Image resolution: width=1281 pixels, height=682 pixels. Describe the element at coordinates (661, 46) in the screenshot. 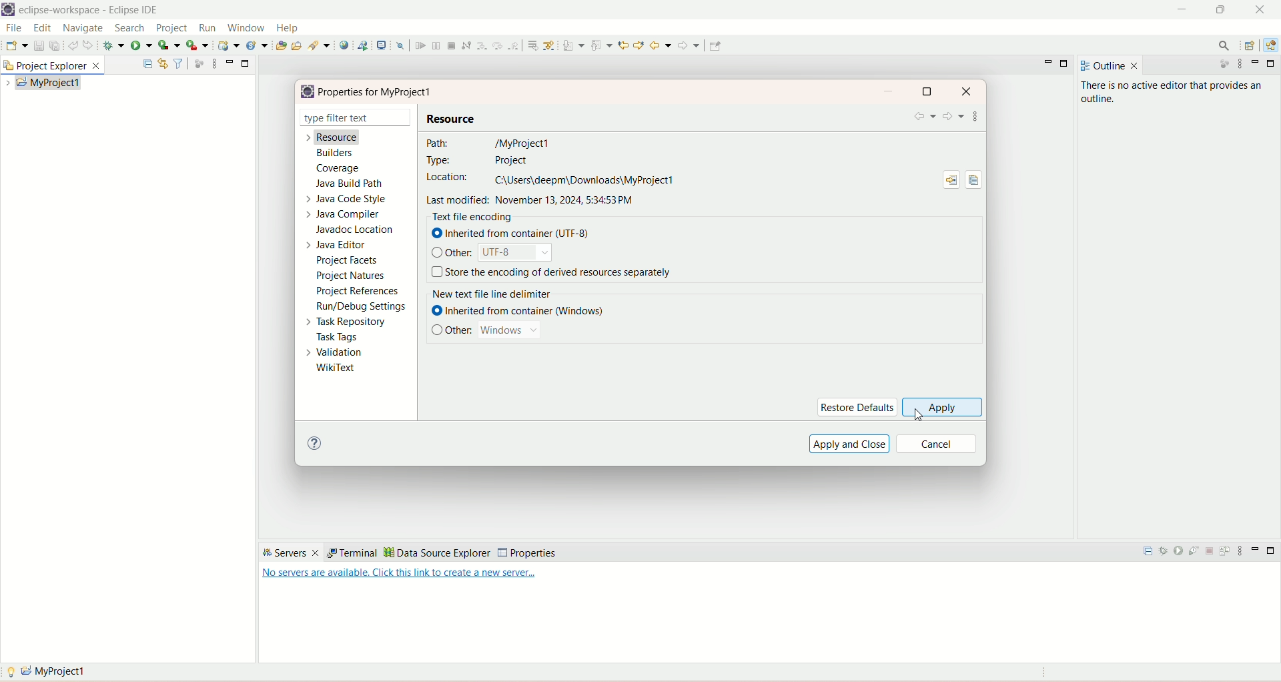

I see `back` at that location.